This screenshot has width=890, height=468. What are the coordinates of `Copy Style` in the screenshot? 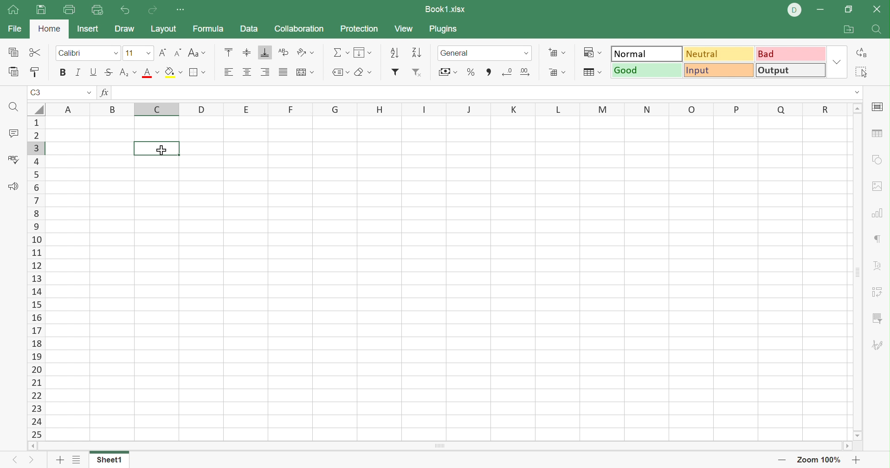 It's located at (35, 72).